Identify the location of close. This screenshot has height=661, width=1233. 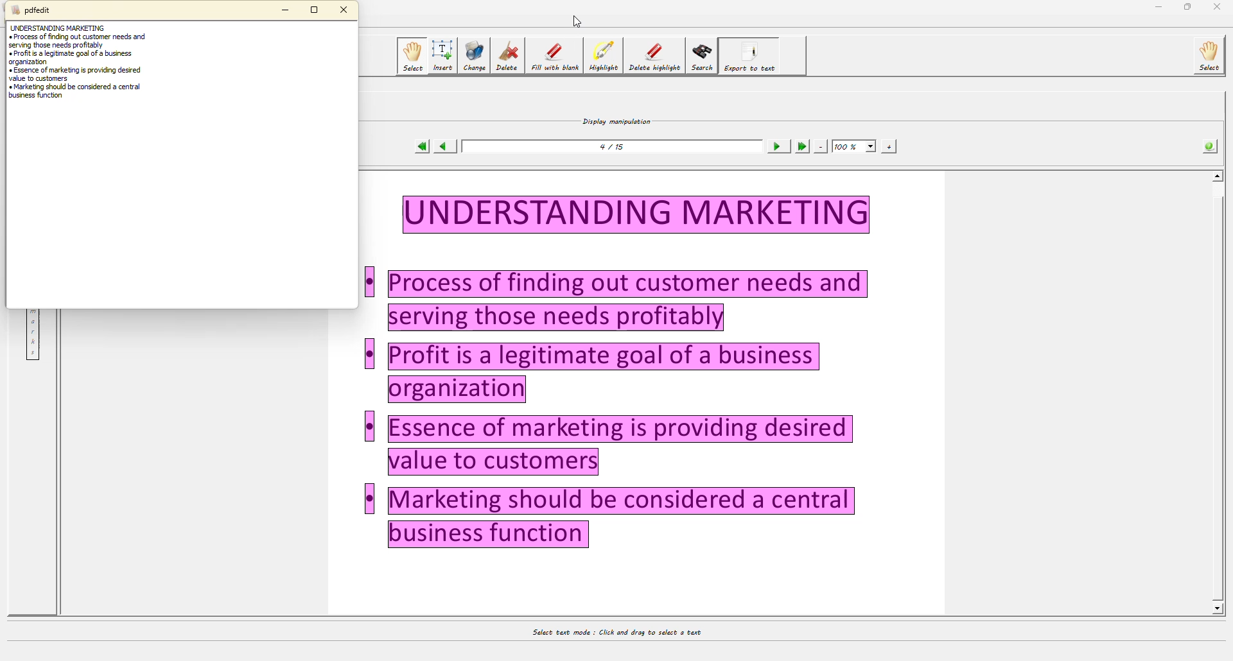
(1220, 8).